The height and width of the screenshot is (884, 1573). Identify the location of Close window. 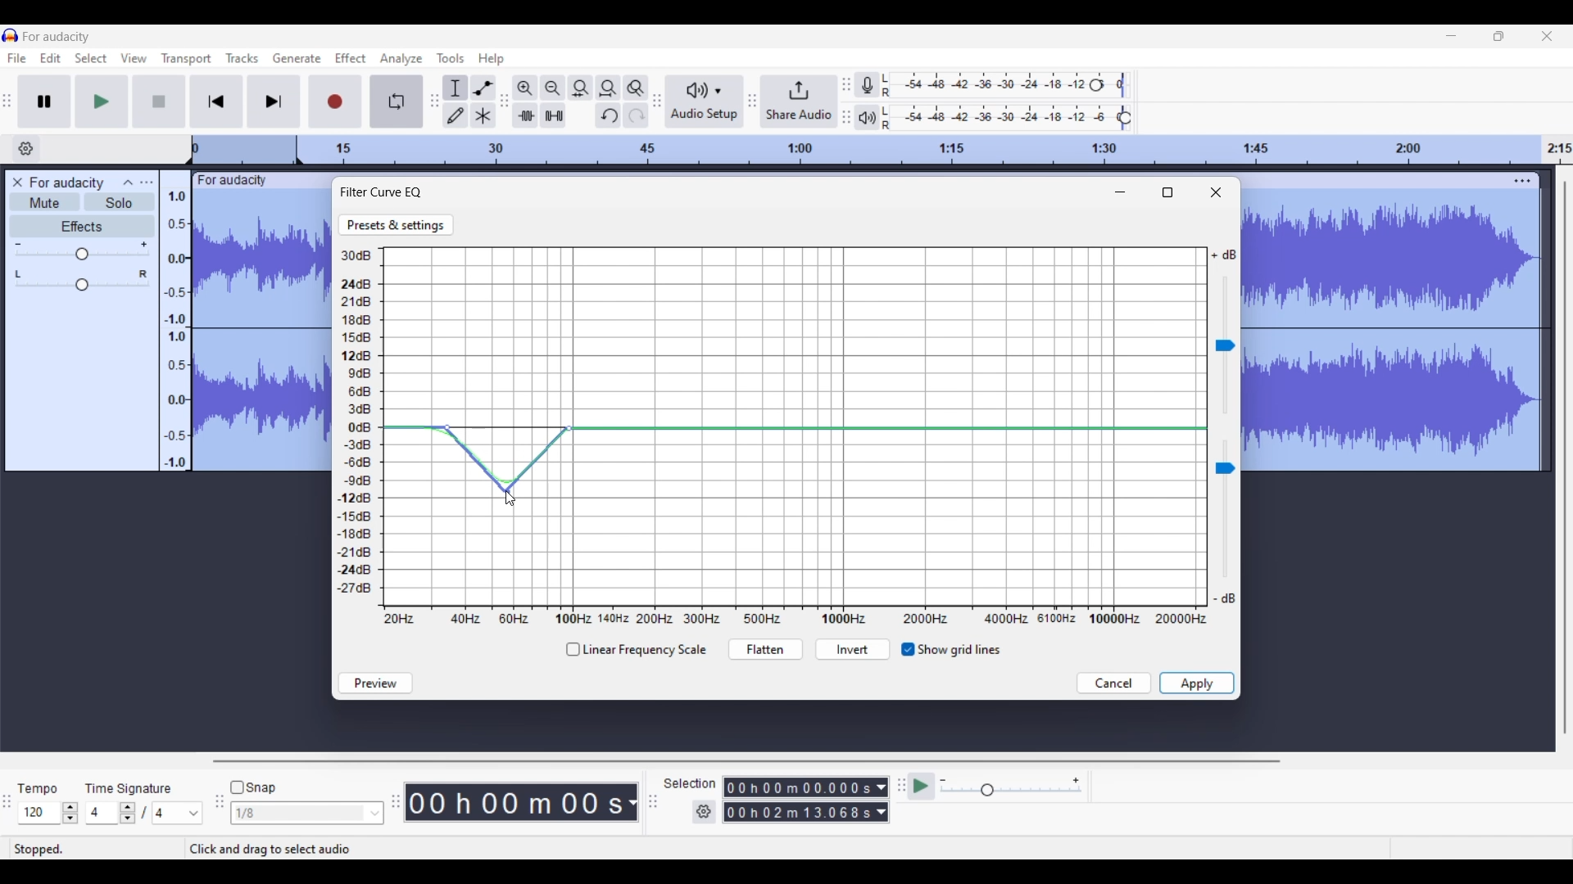
(1216, 192).